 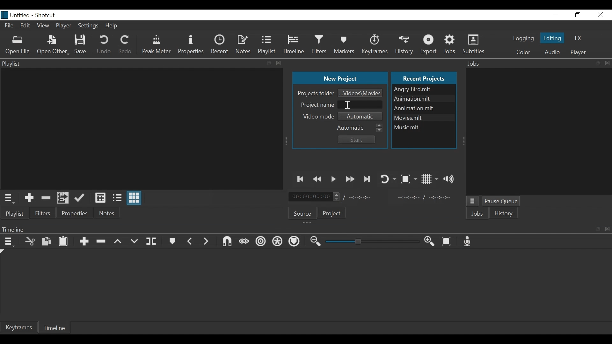 What do you see at coordinates (430, 45) in the screenshot?
I see `Export` at bounding box center [430, 45].